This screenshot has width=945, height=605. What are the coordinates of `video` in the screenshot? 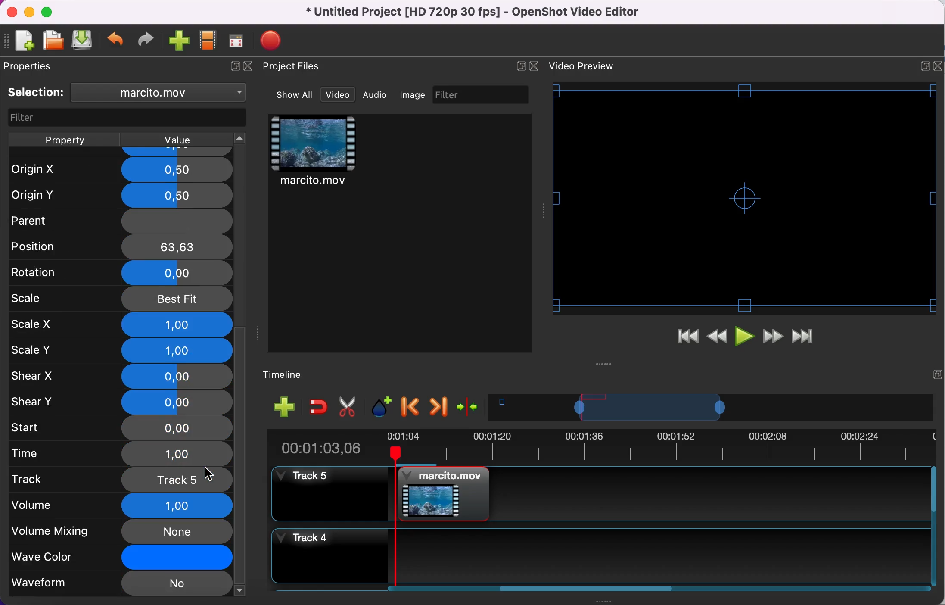 It's located at (338, 95).